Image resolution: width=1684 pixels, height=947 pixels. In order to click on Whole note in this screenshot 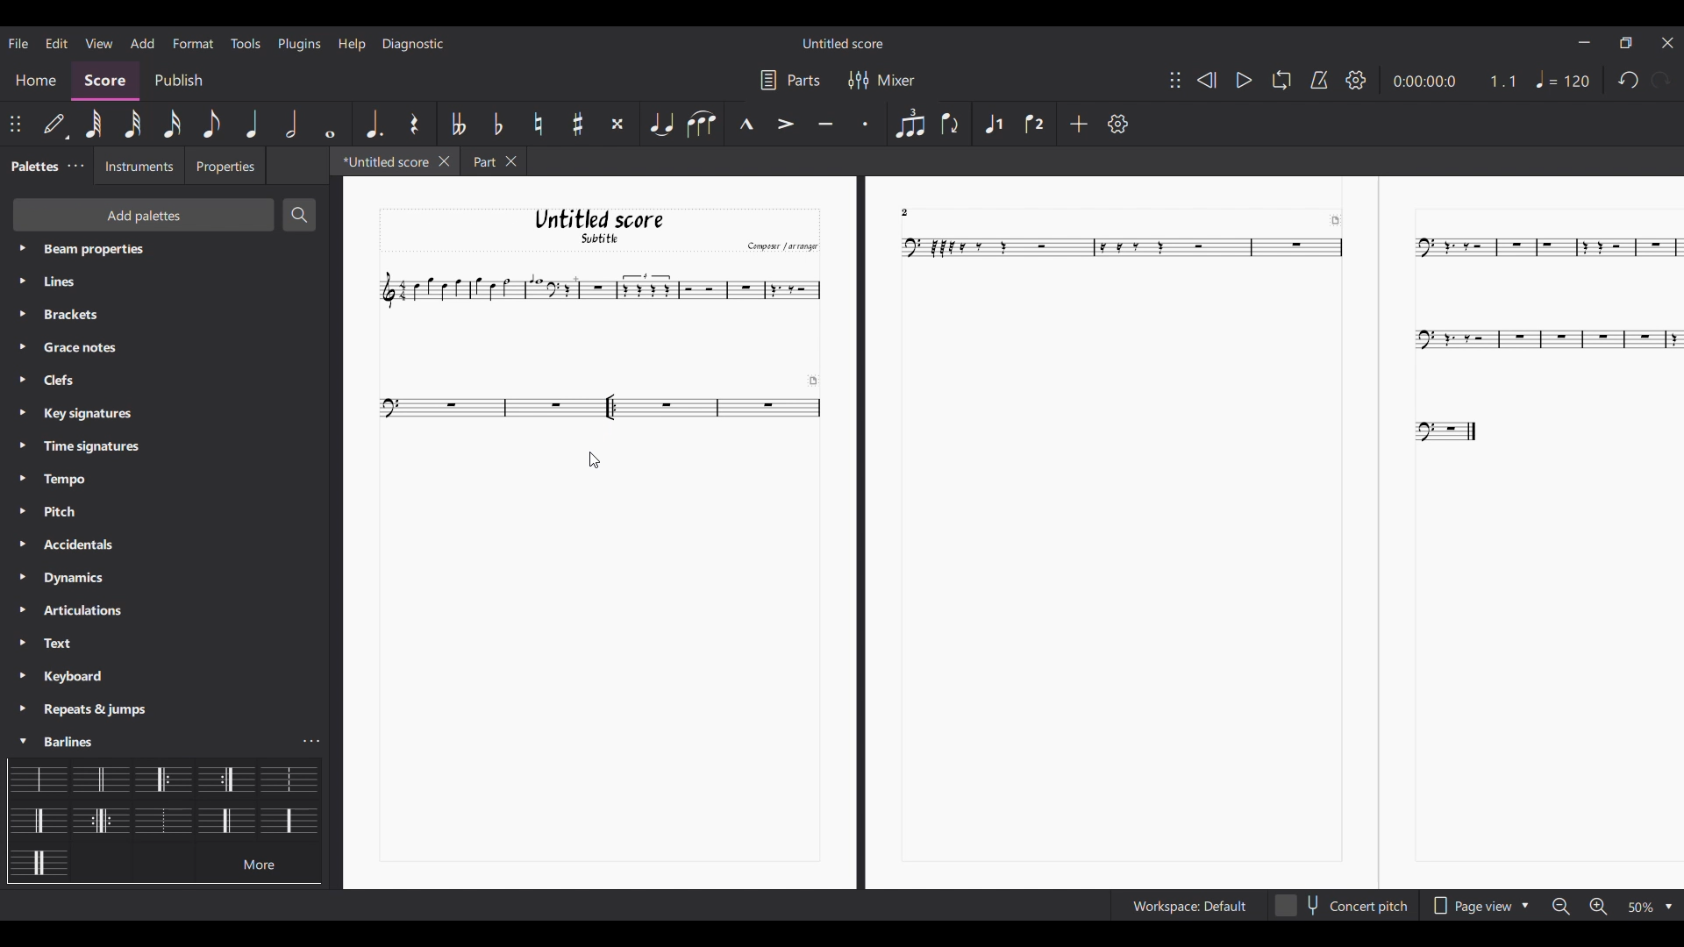, I will do `click(330, 124)`.